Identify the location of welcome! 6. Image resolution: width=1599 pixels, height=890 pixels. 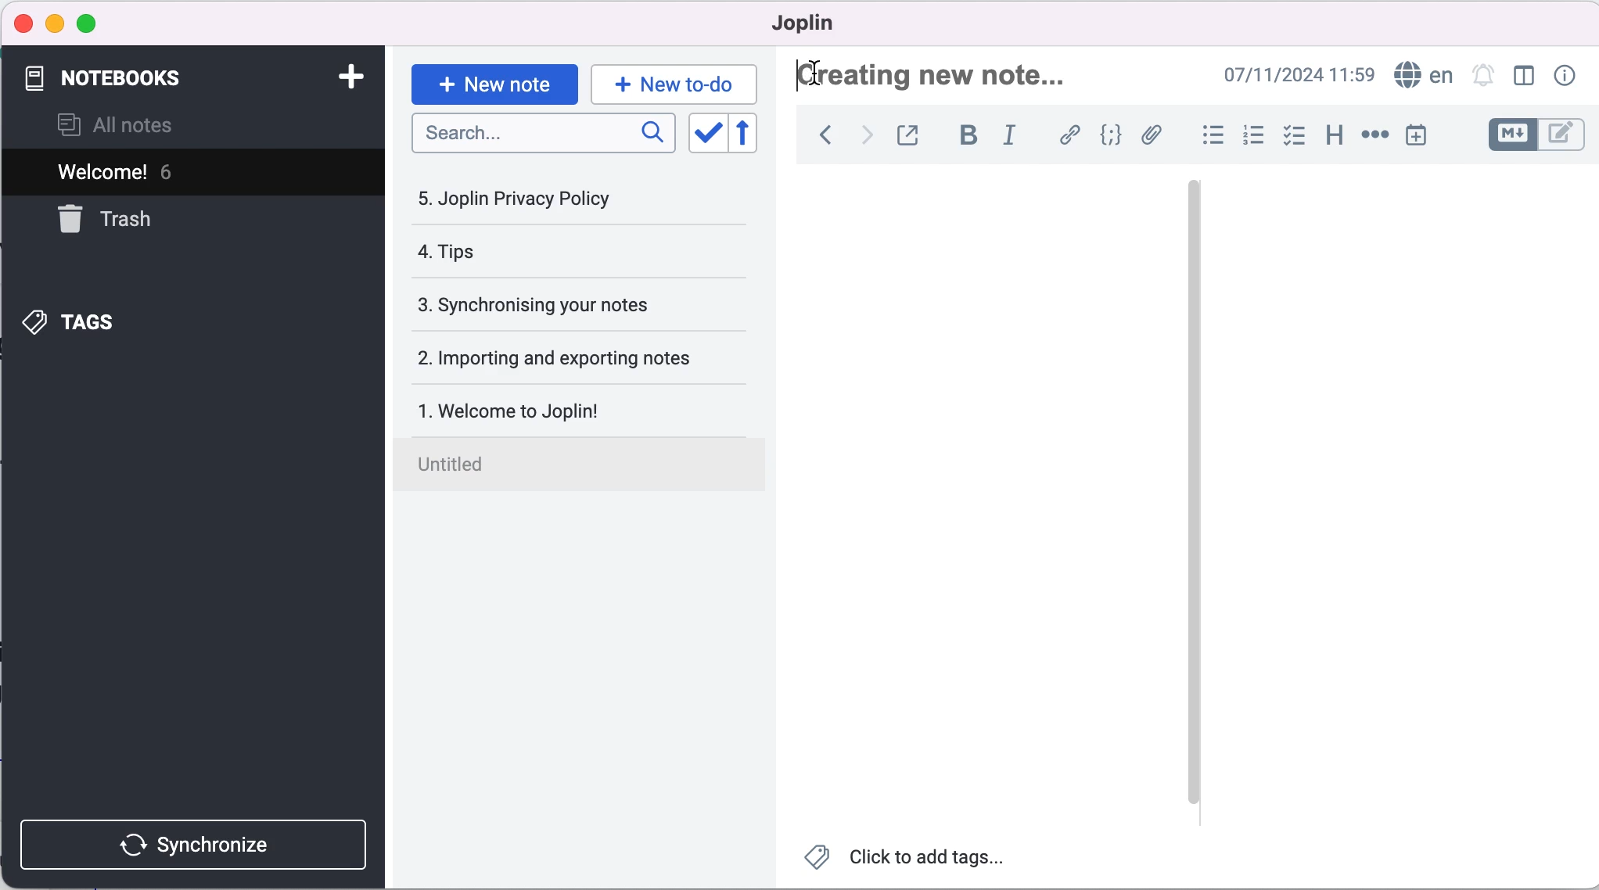
(187, 173).